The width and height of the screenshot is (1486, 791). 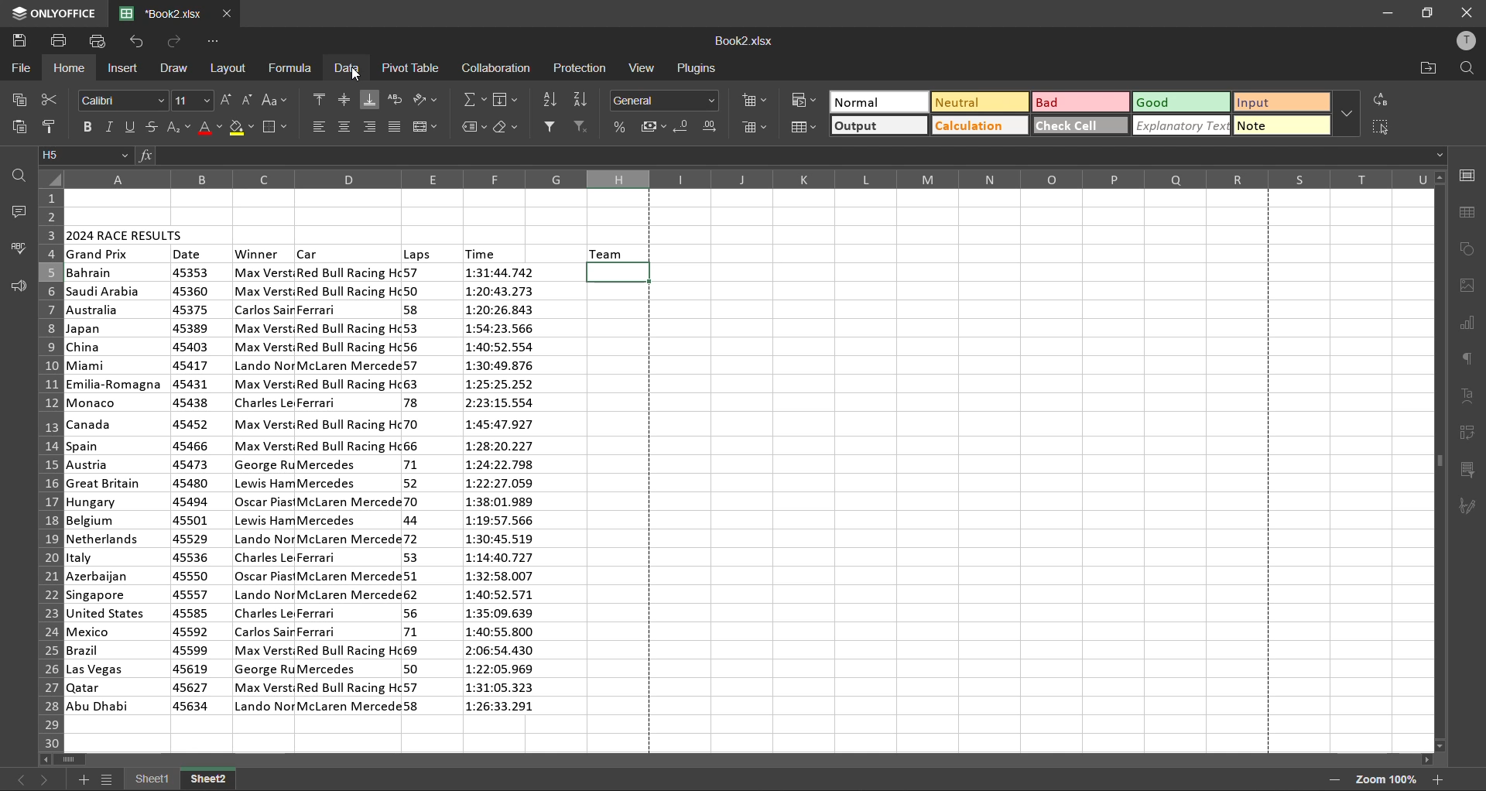 I want to click on sheet names, so click(x=181, y=781).